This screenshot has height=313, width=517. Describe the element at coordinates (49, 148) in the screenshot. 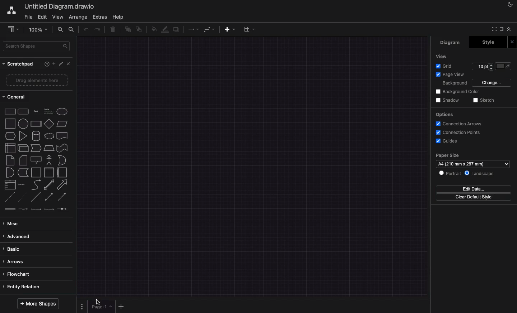

I see `trapezoid` at that location.